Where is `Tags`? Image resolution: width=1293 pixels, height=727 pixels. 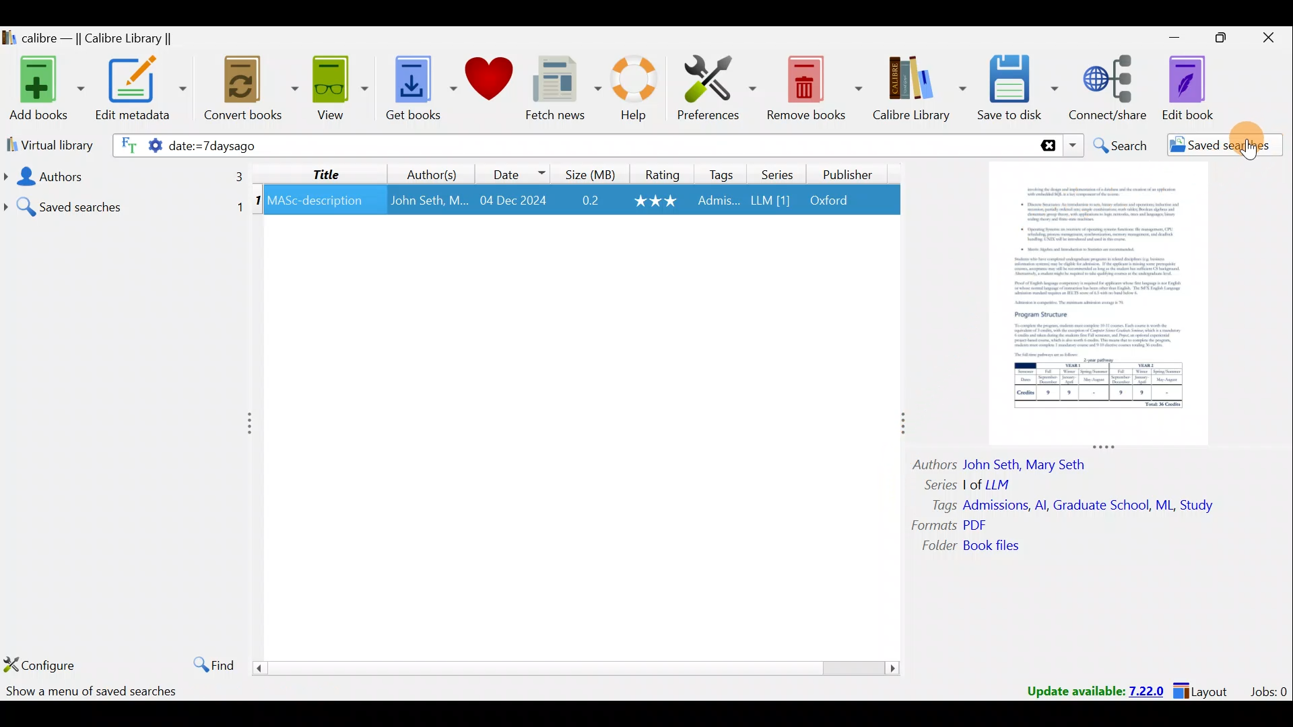 Tags is located at coordinates (722, 174).